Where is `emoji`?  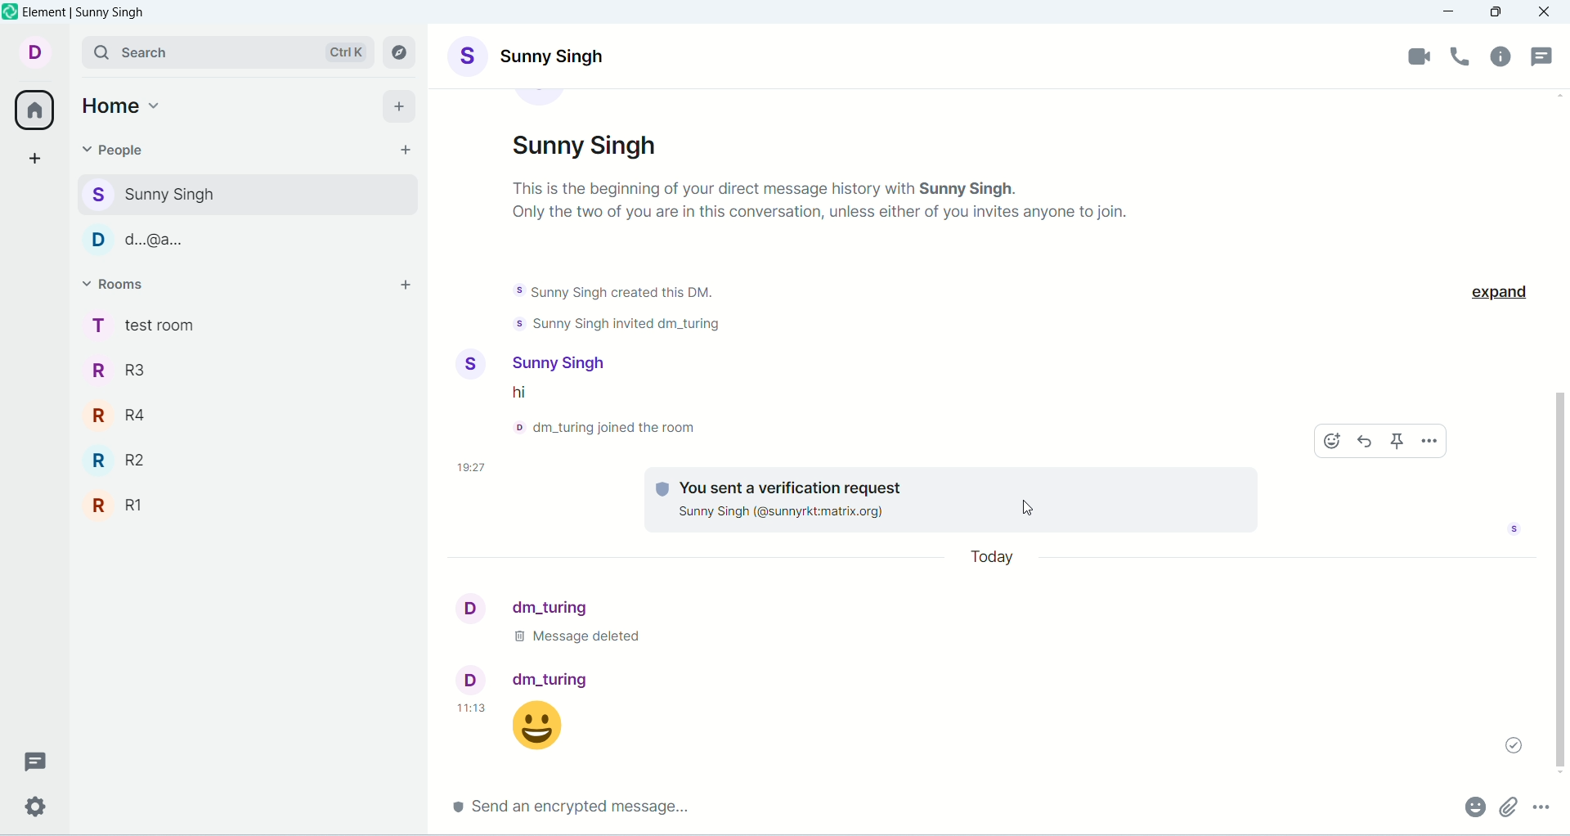 emoji is located at coordinates (1470, 809).